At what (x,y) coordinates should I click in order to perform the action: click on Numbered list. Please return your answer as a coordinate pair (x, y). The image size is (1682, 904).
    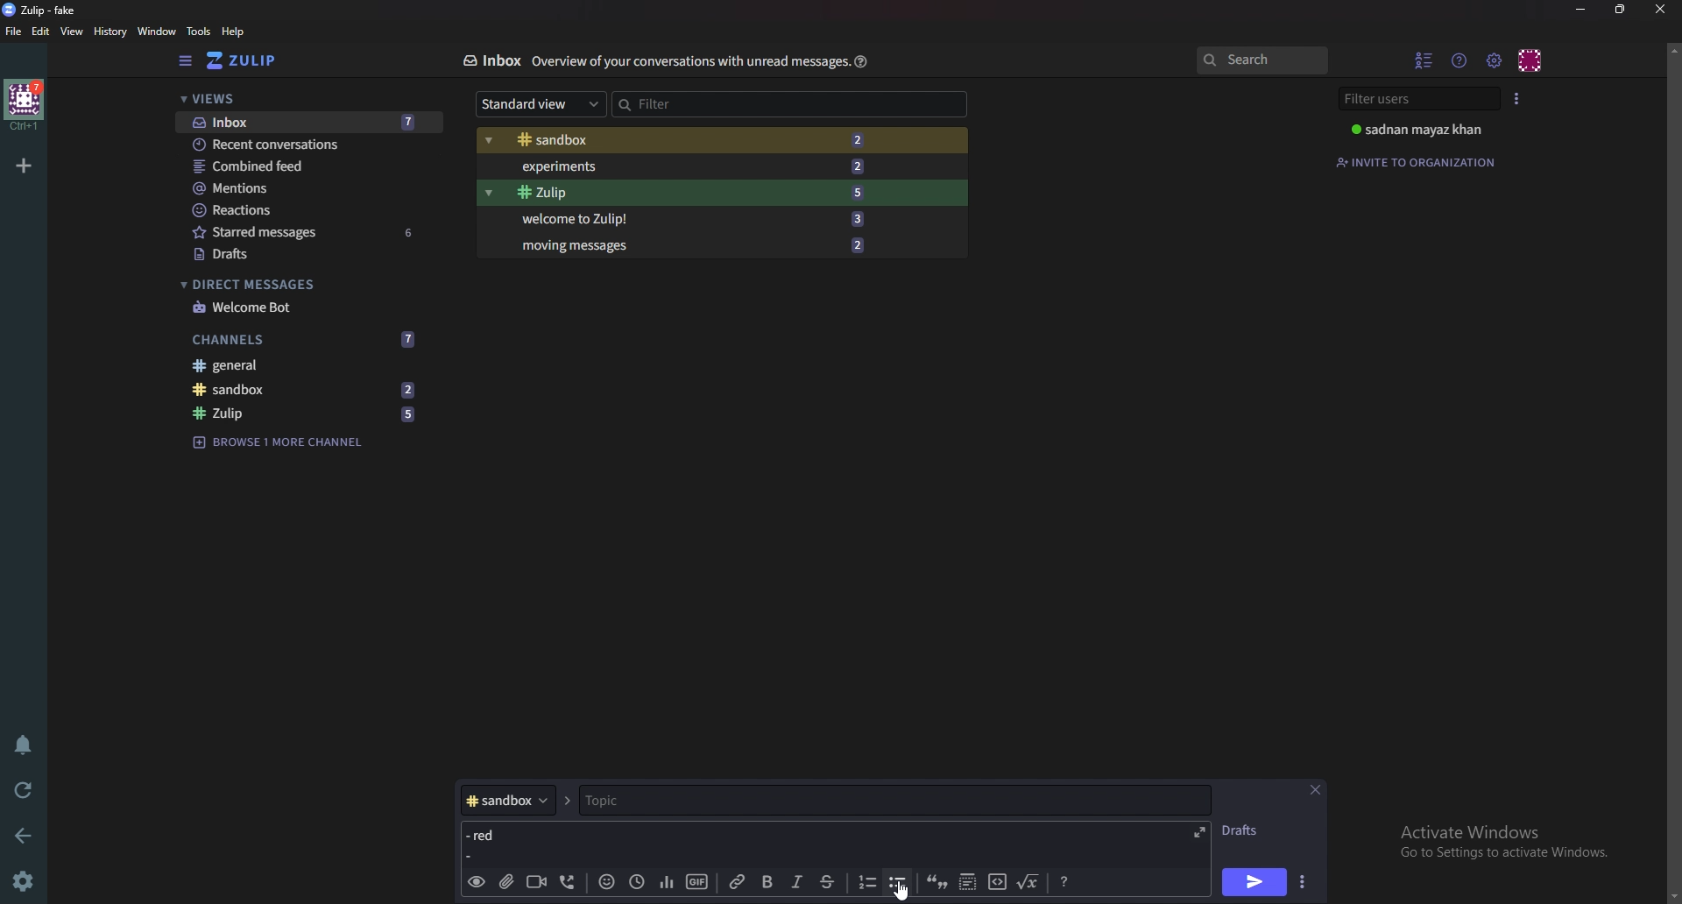
    Looking at the image, I should click on (866, 882).